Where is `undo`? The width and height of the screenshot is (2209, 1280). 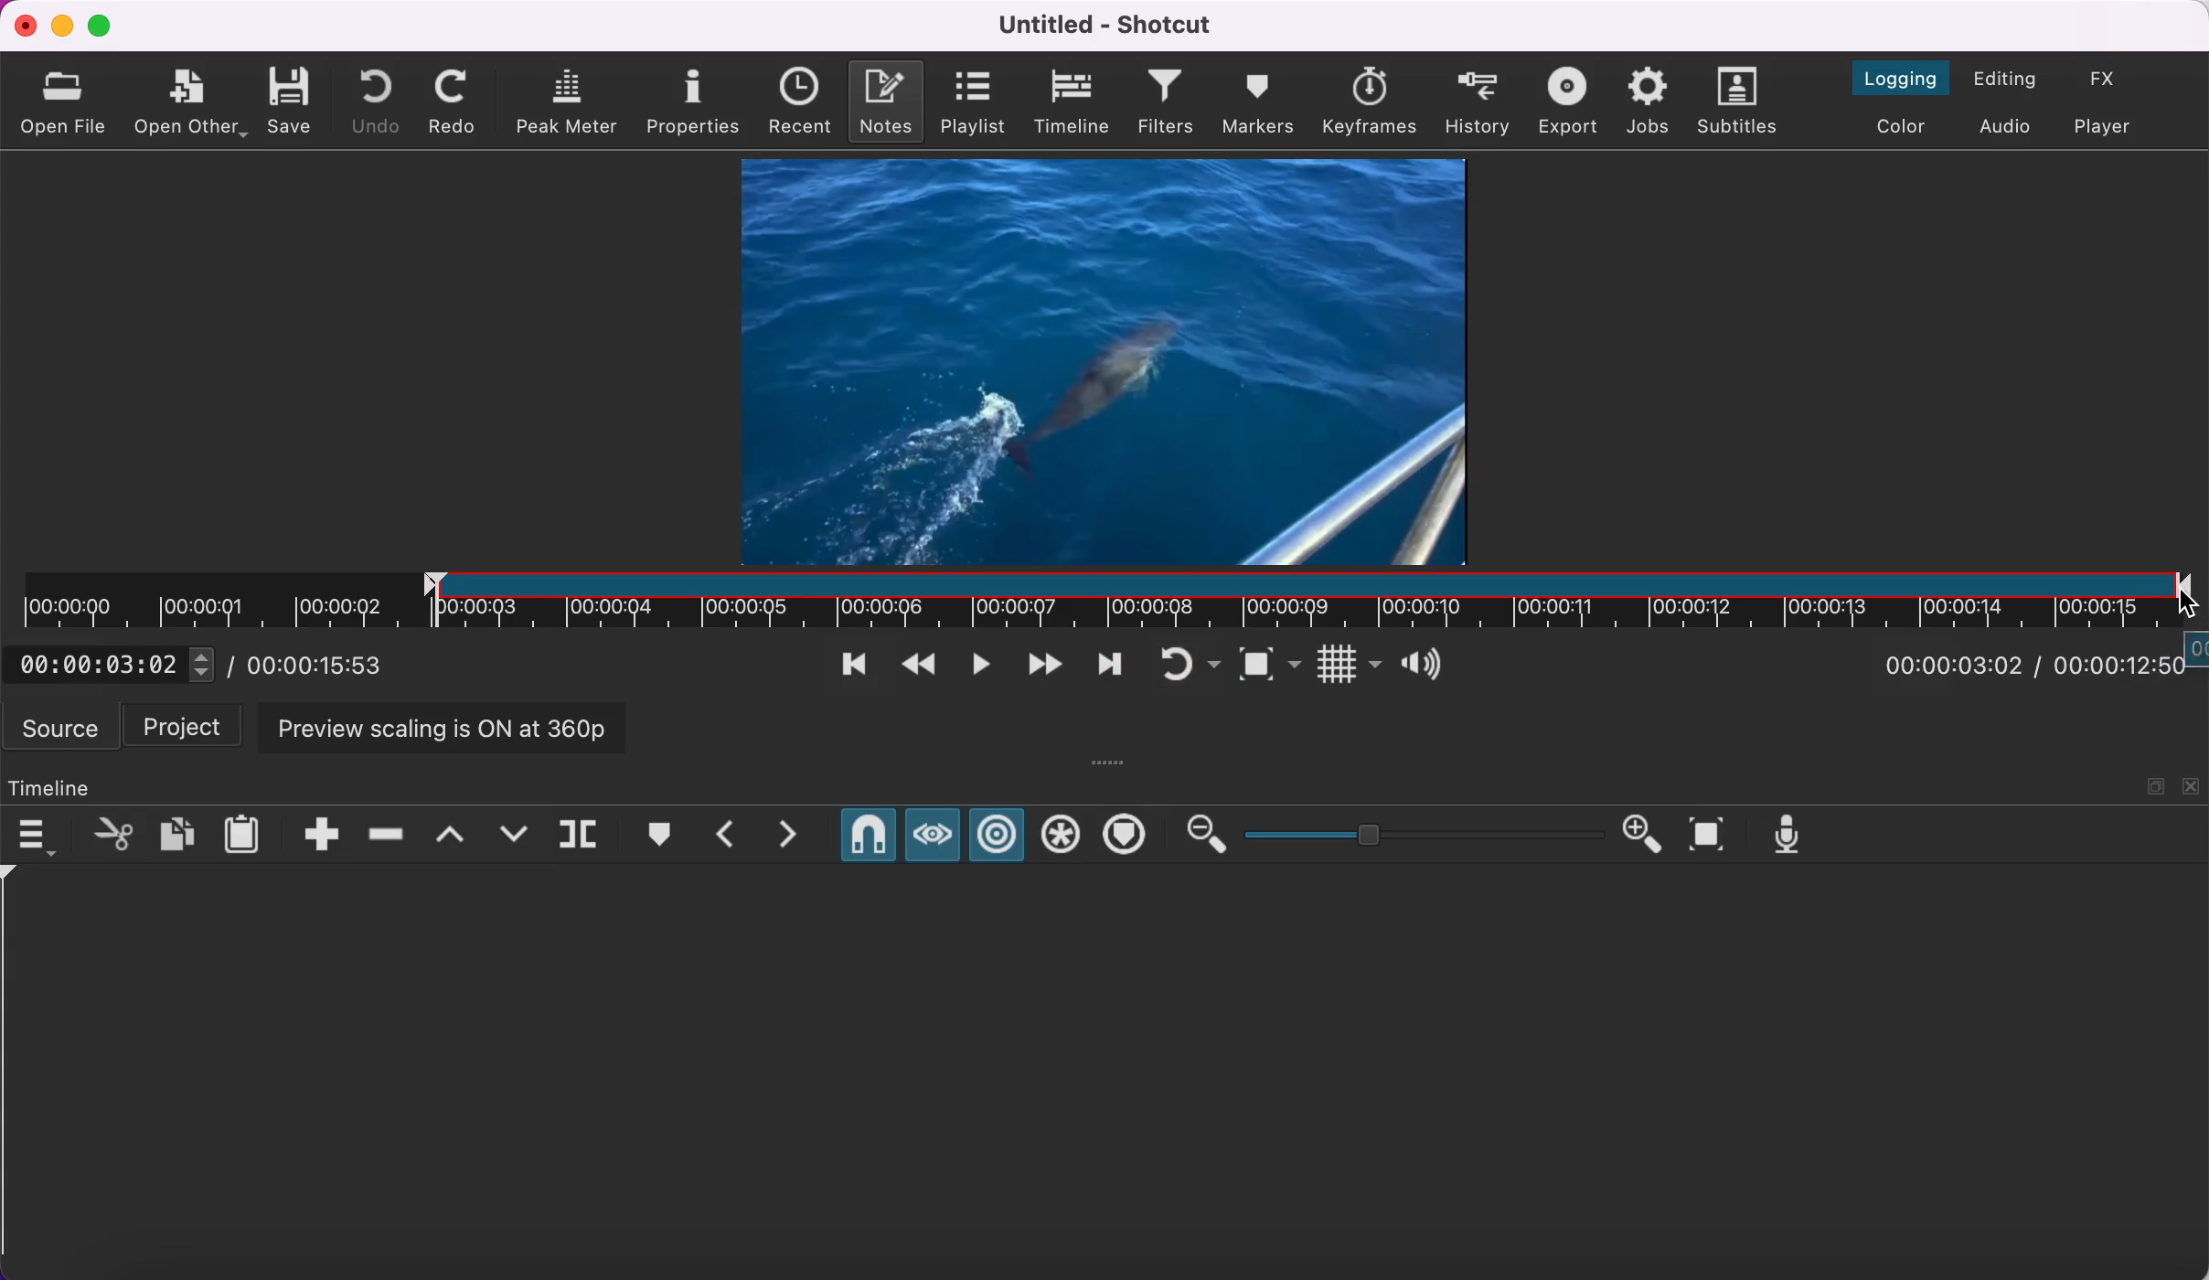 undo is located at coordinates (379, 99).